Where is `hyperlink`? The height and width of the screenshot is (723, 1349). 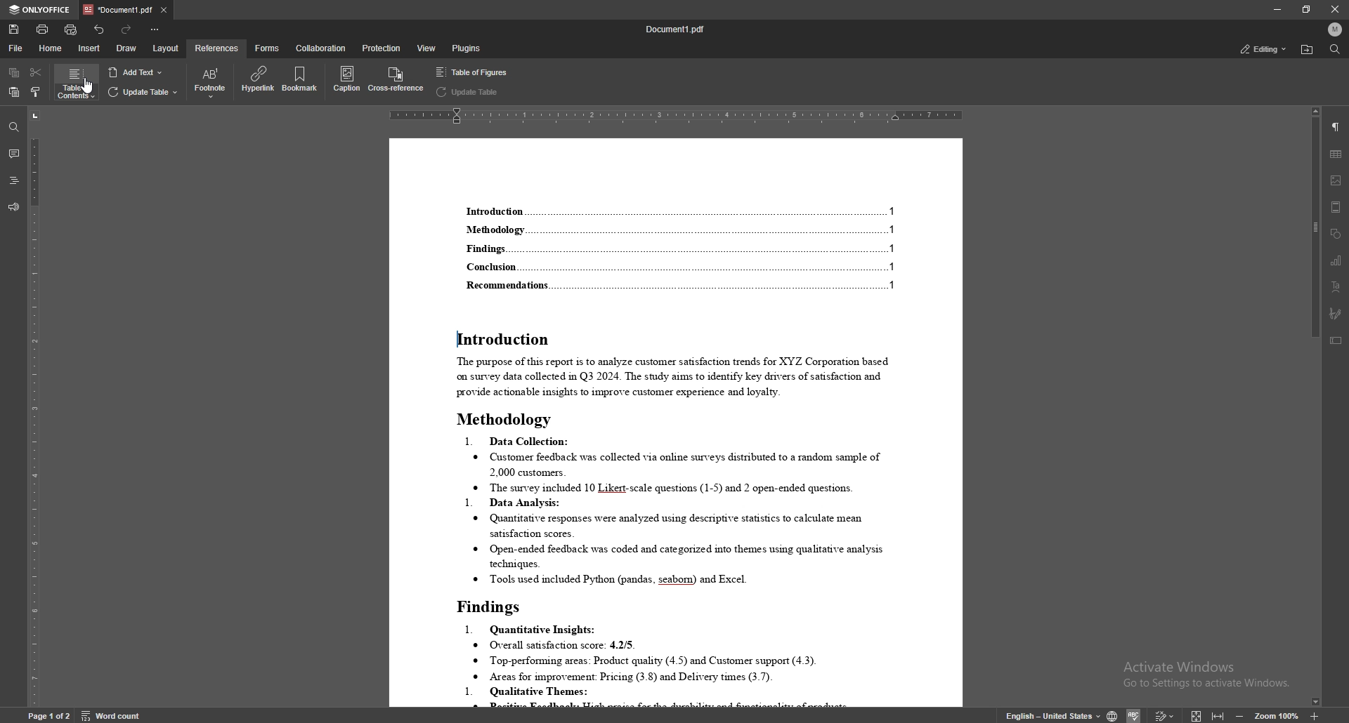 hyperlink is located at coordinates (261, 79).